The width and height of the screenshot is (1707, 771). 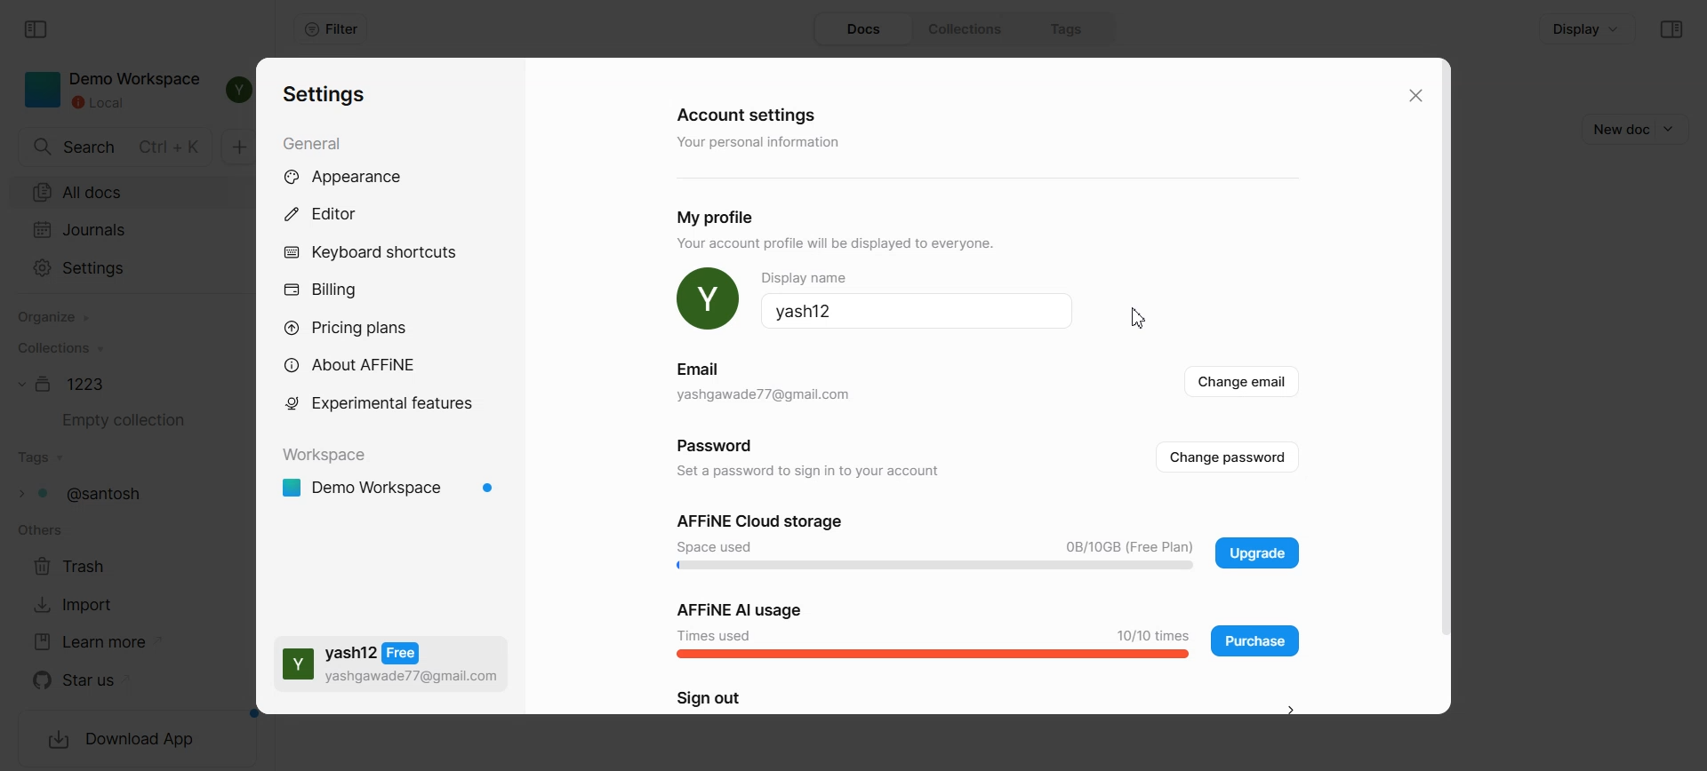 I want to click on Journals, so click(x=120, y=229).